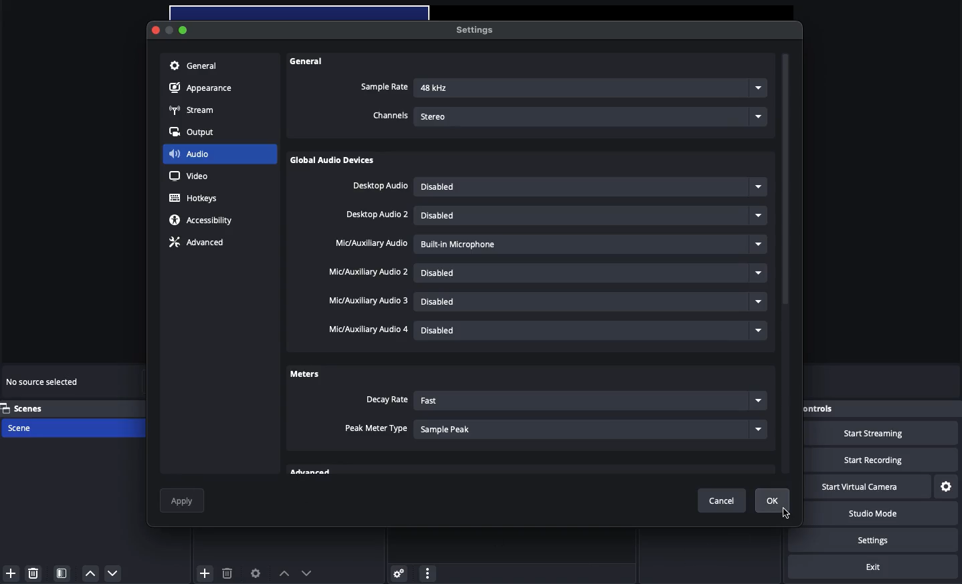 Image resolution: width=962 pixels, height=584 pixels. Describe the element at coordinates (593, 215) in the screenshot. I see `Disabled` at that location.